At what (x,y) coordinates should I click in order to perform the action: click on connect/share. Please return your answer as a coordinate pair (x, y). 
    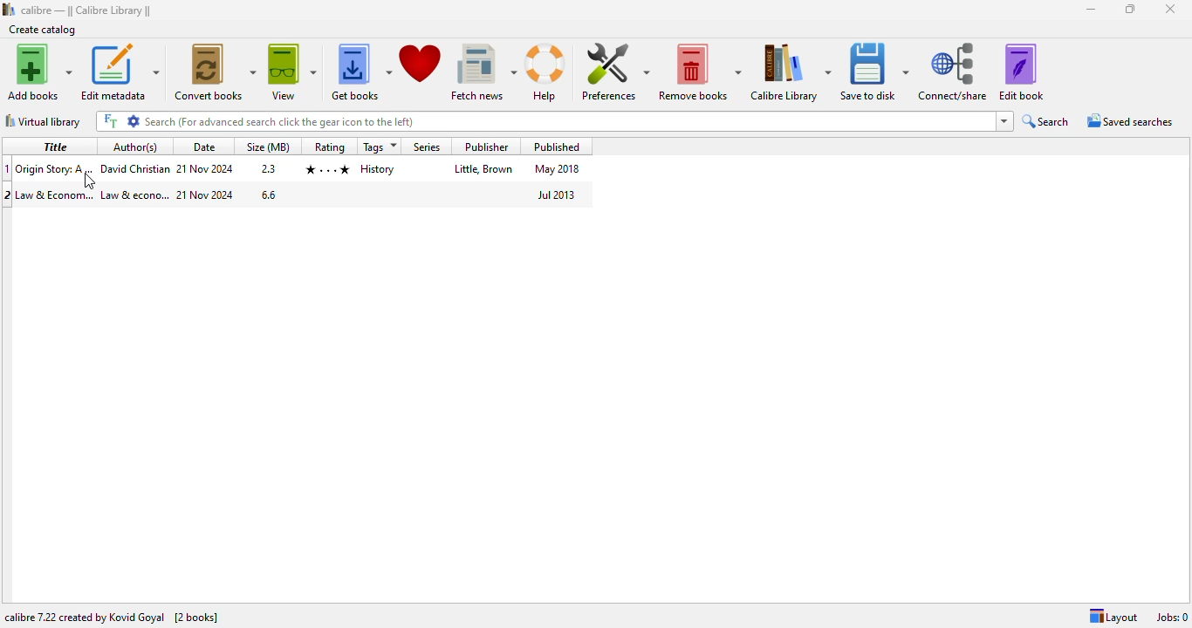
    Looking at the image, I should click on (955, 72).